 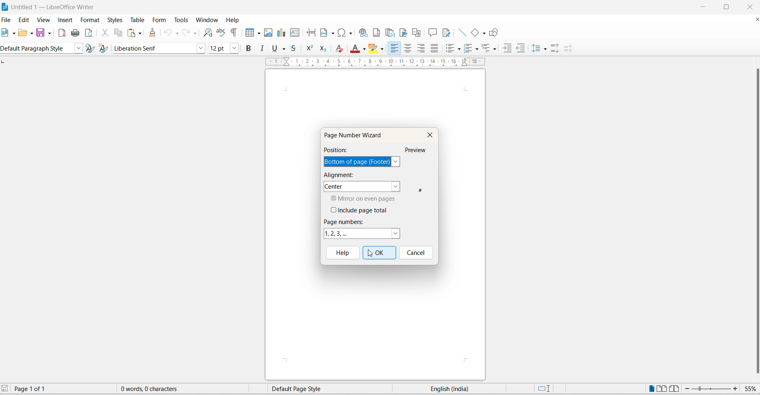 What do you see at coordinates (248, 48) in the screenshot?
I see `bold` at bounding box center [248, 48].